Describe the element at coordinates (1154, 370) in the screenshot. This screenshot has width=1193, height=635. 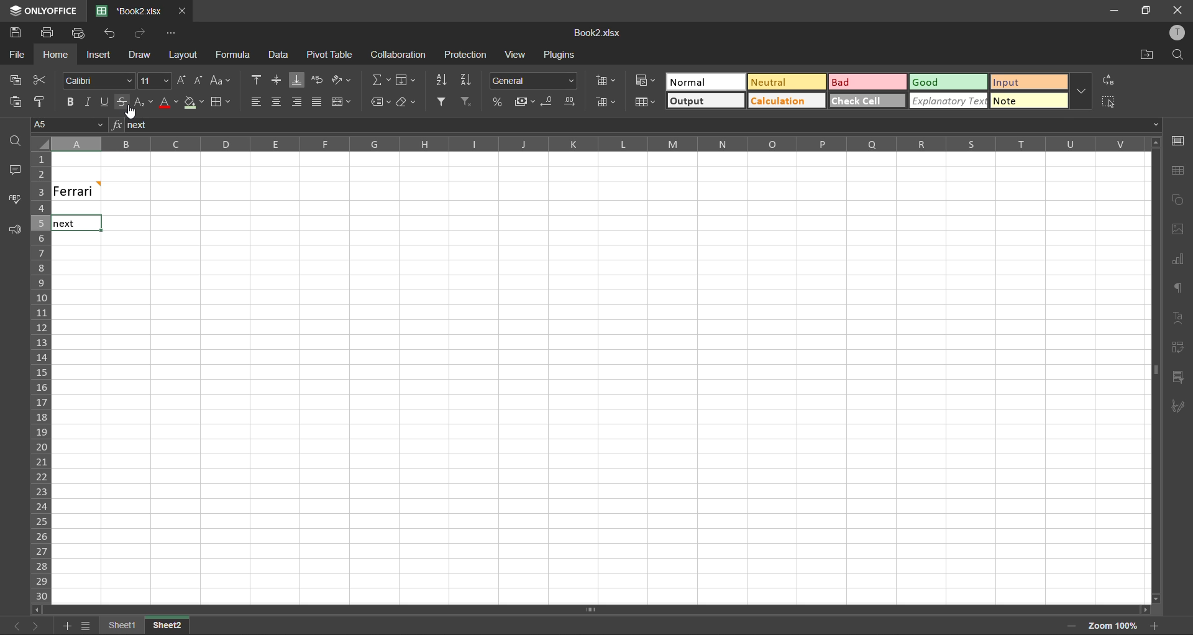
I see `Horizontal Scroll bar` at that location.